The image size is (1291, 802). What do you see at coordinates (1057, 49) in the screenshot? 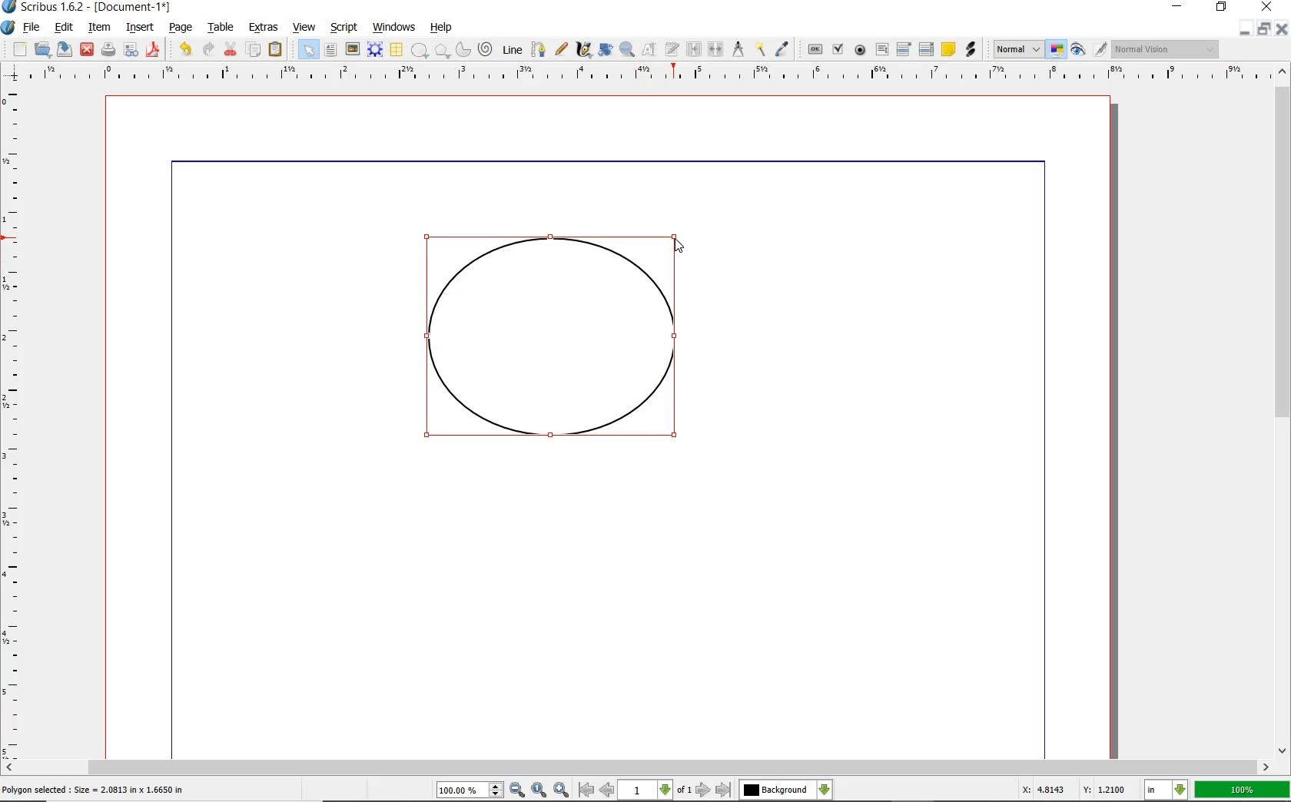
I see `TOGGLE COLOR MANAGEMENT SYSTEM` at bounding box center [1057, 49].